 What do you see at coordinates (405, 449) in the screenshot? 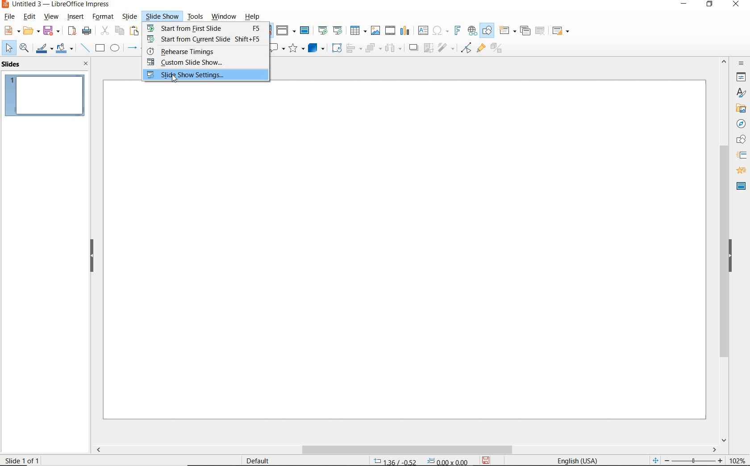
I see `SCROLLBAR` at bounding box center [405, 449].